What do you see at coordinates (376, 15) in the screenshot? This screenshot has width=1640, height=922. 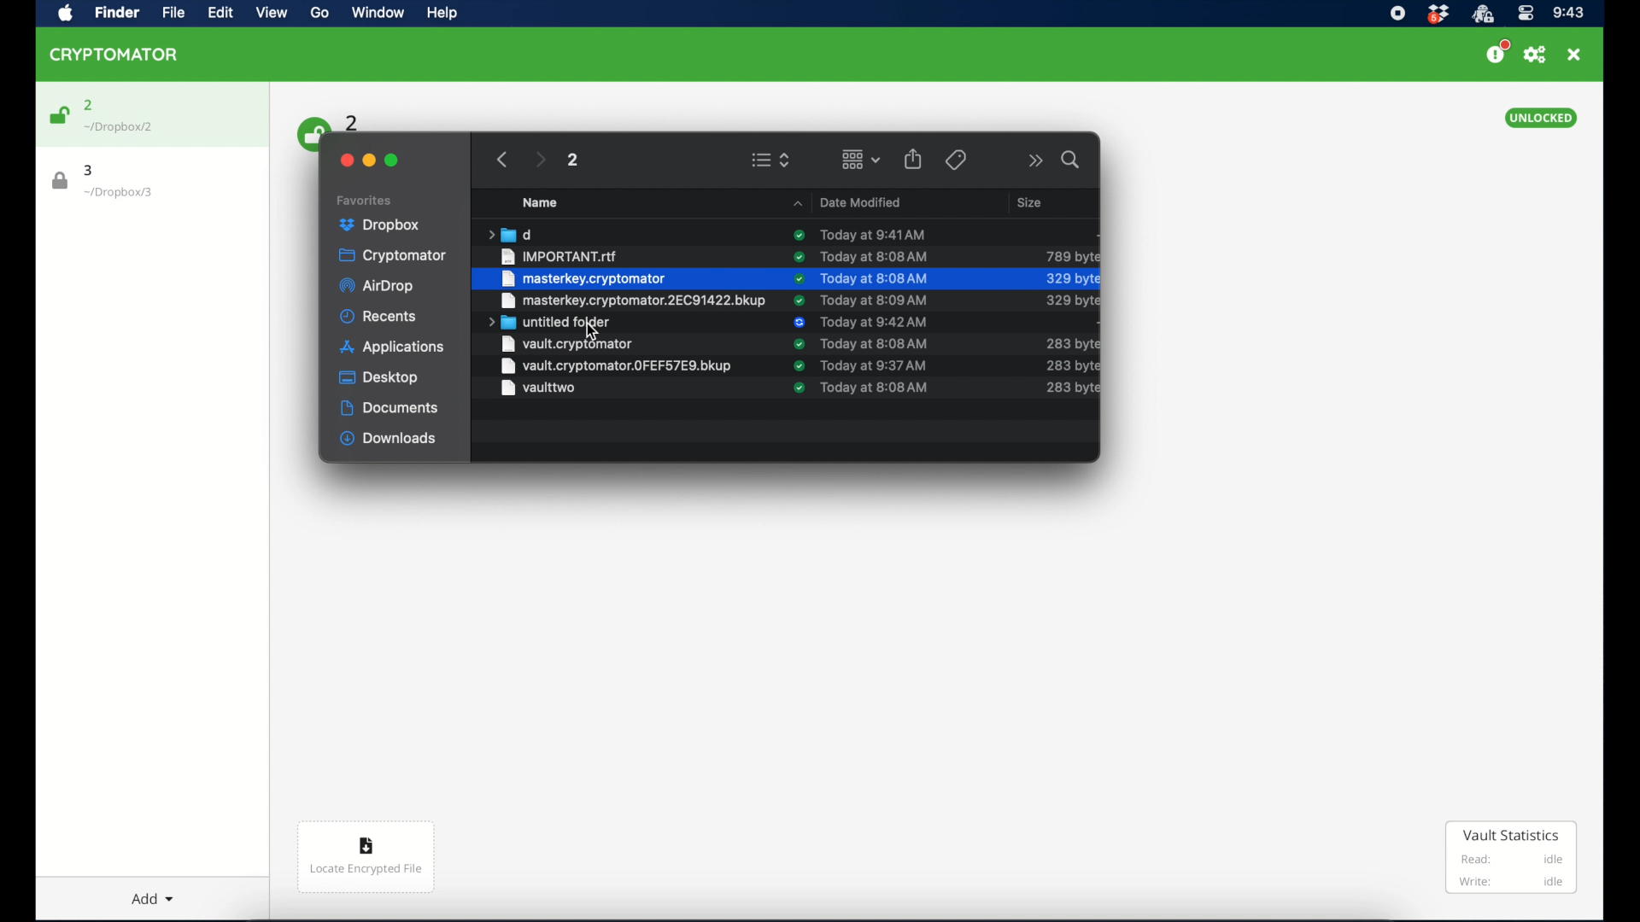 I see `window` at bounding box center [376, 15].